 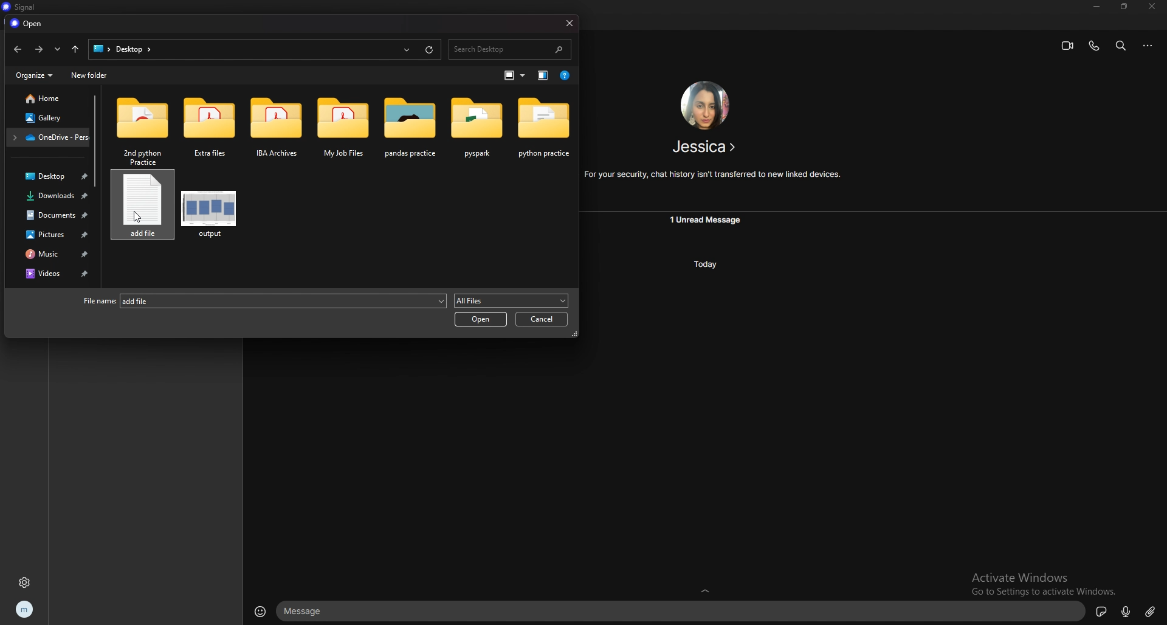 What do you see at coordinates (44, 116) in the screenshot?
I see `gallery` at bounding box center [44, 116].